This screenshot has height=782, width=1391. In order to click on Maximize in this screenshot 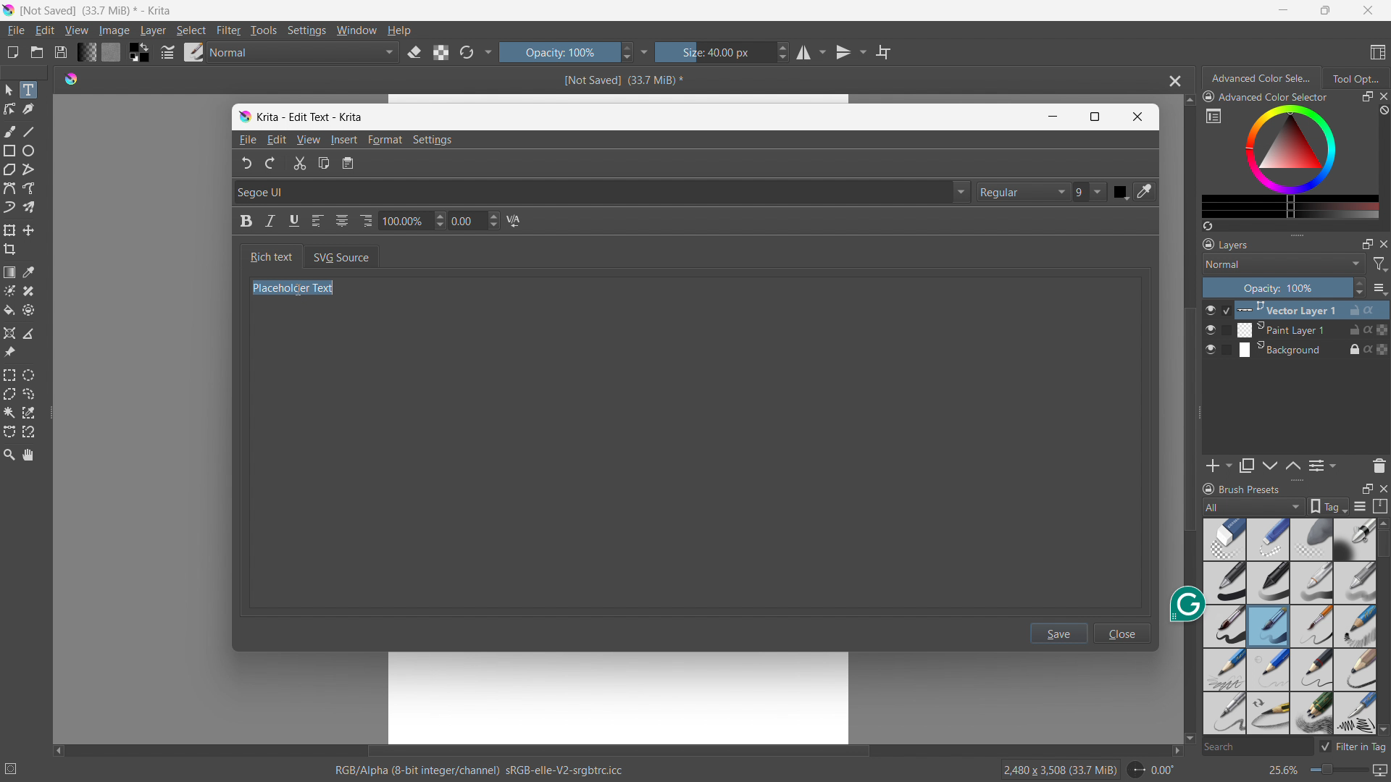, I will do `click(1095, 117)`.